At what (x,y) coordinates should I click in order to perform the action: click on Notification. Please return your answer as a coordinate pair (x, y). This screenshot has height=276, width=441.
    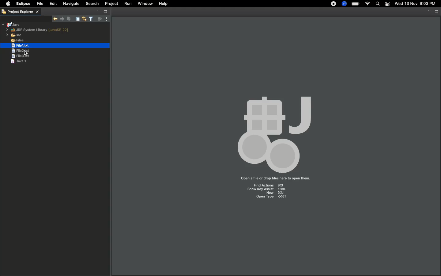
    Looking at the image, I should click on (388, 4).